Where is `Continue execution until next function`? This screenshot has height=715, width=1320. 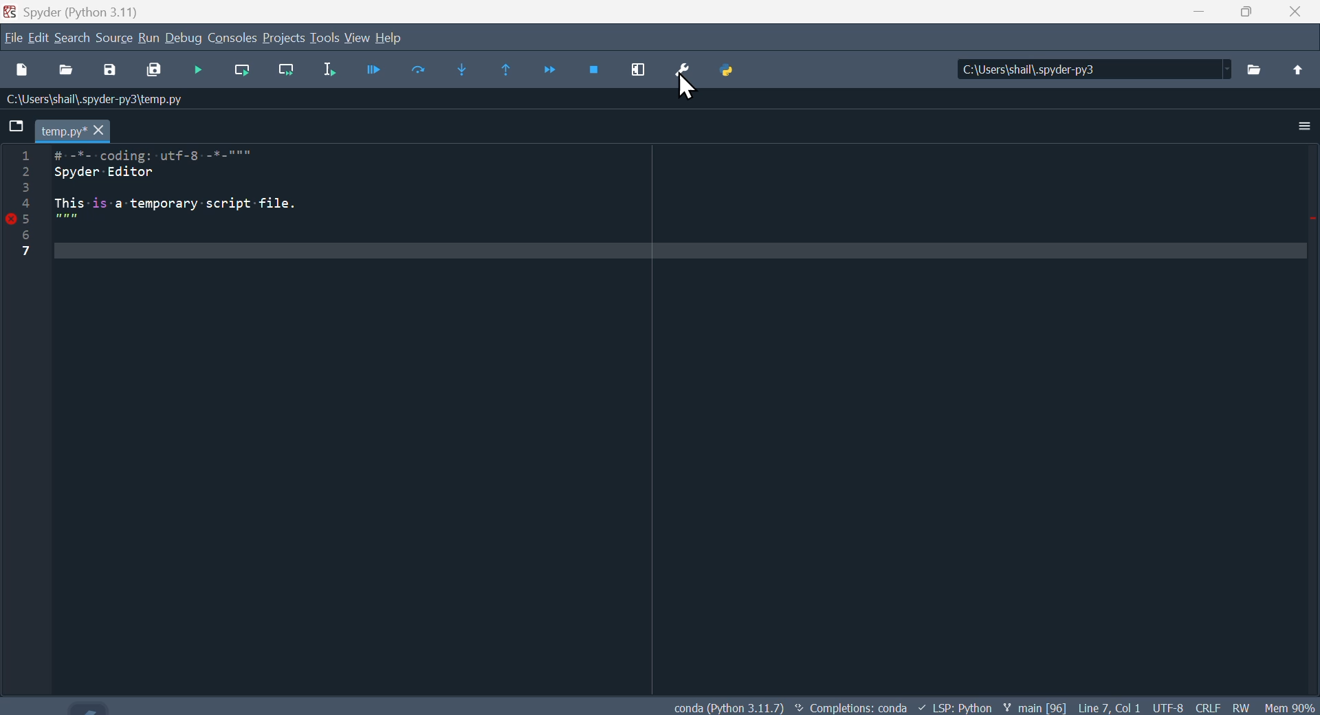 Continue execution until next function is located at coordinates (551, 69).